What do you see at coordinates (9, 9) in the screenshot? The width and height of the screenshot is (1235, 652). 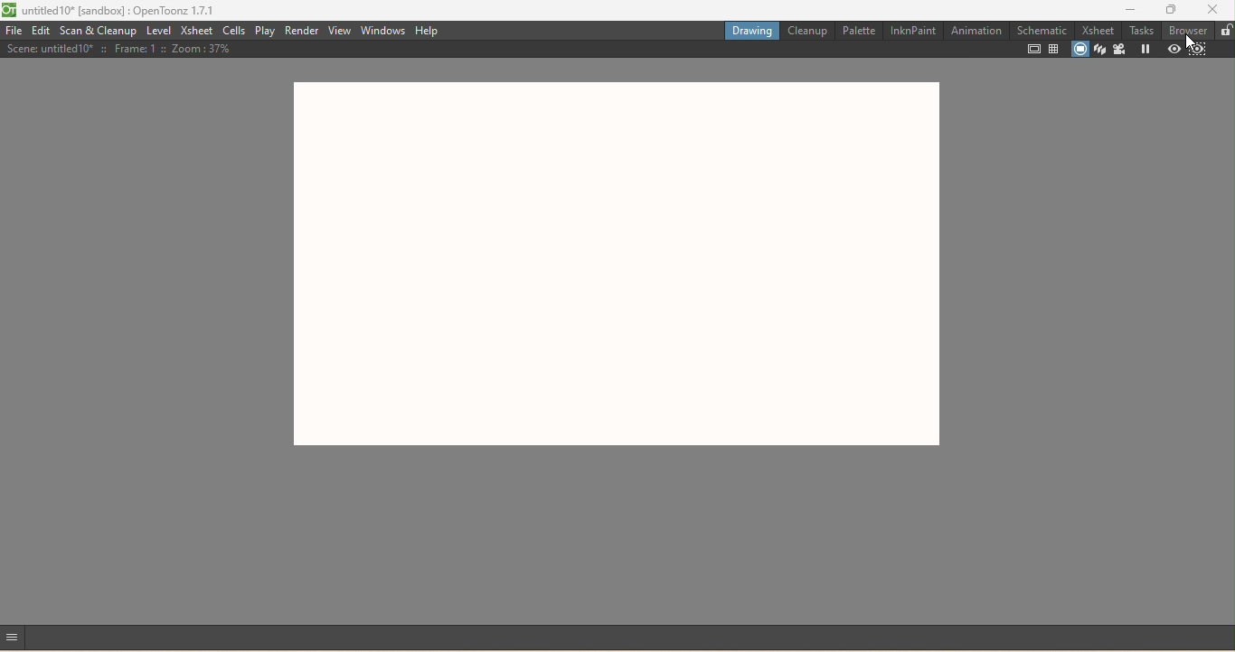 I see `logo` at bounding box center [9, 9].